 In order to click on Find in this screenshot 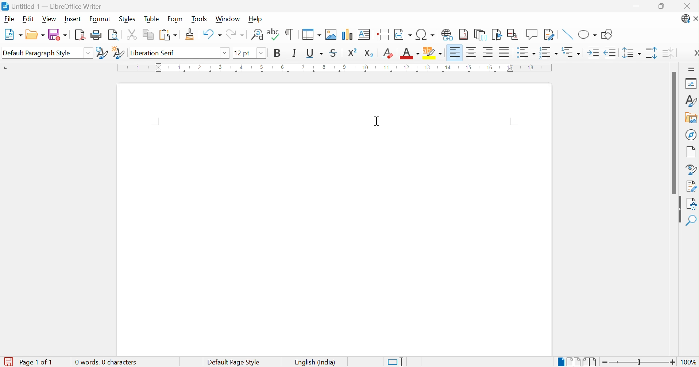, I will do `click(691, 220)`.